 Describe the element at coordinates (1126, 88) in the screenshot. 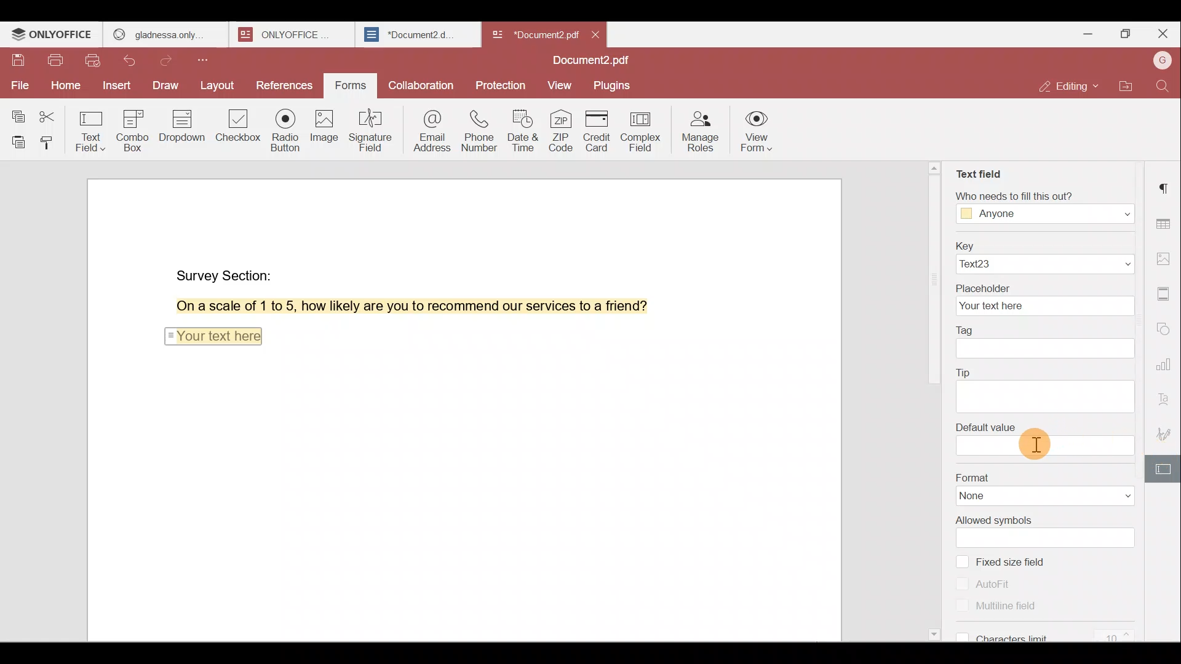

I see `Open file location` at that location.